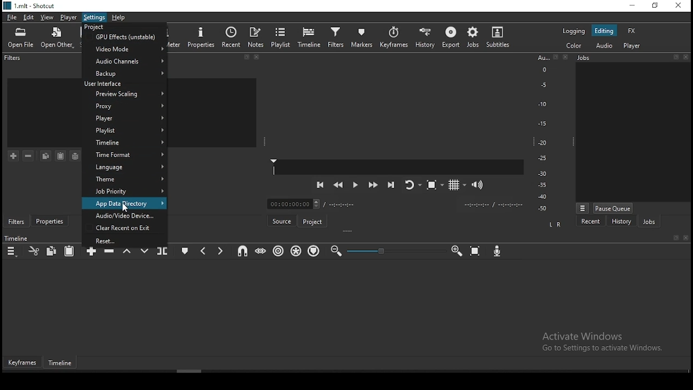 The height and width of the screenshot is (390, 693). Describe the element at coordinates (125, 168) in the screenshot. I see `language` at that location.